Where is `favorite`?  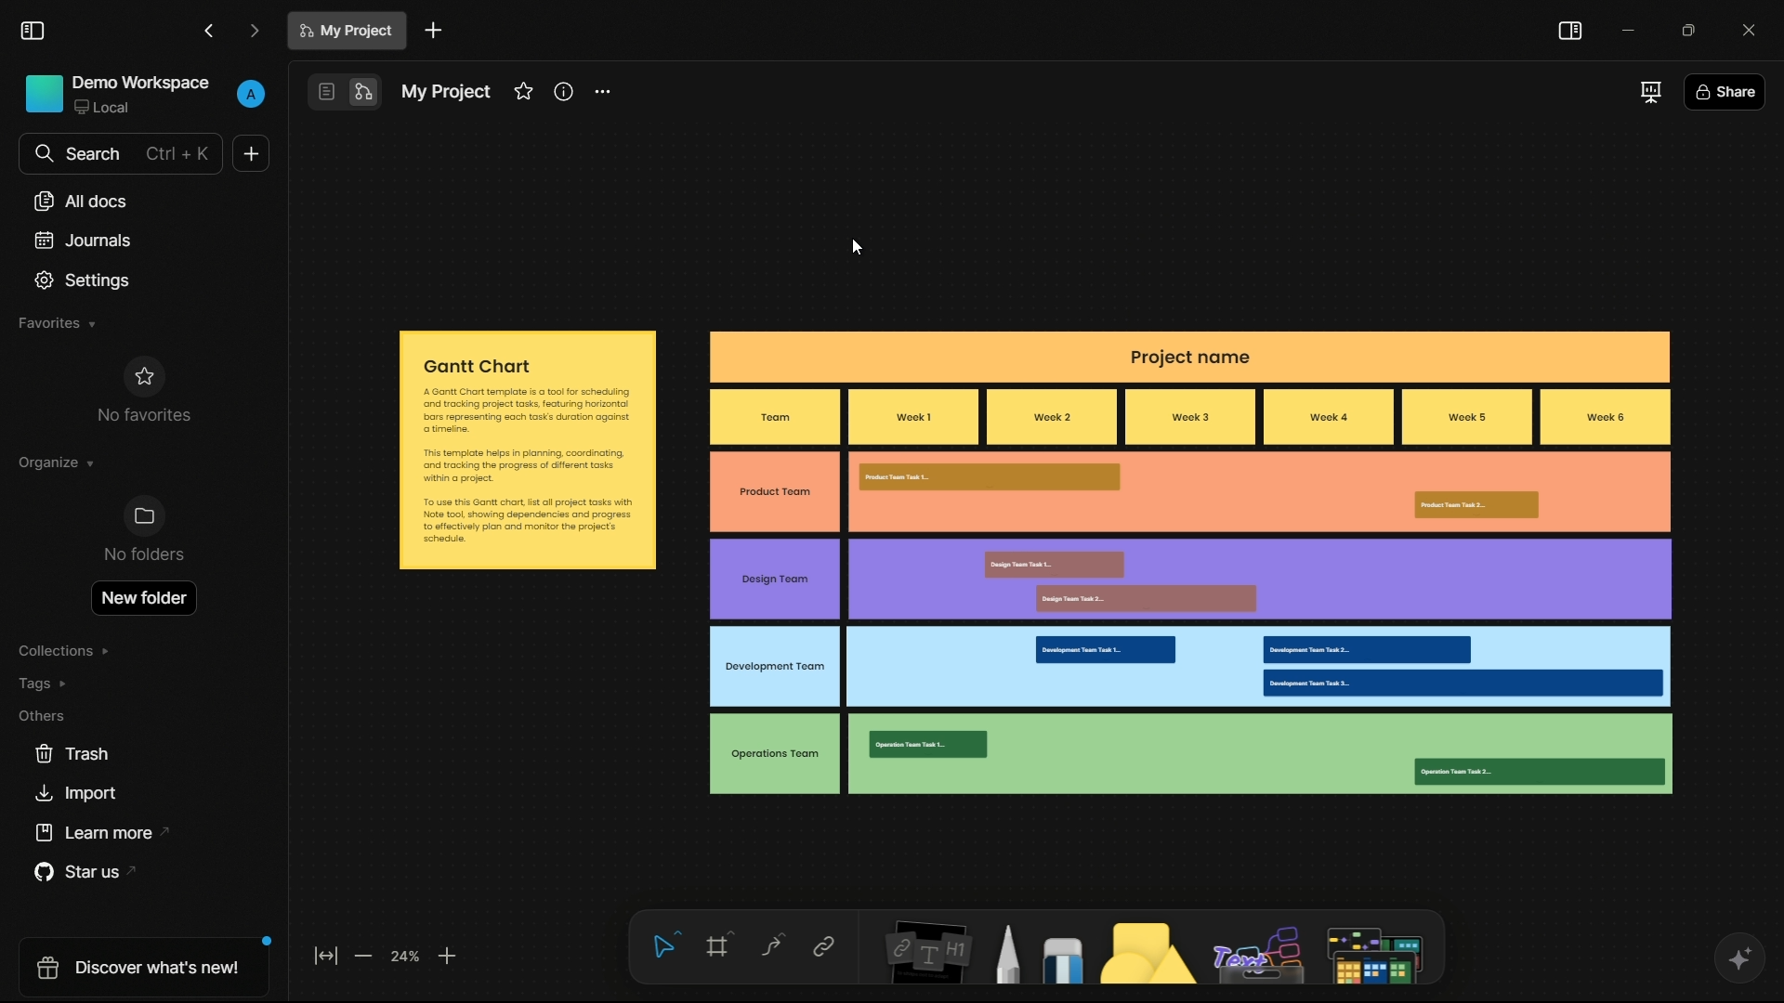
favorite is located at coordinates (522, 92).